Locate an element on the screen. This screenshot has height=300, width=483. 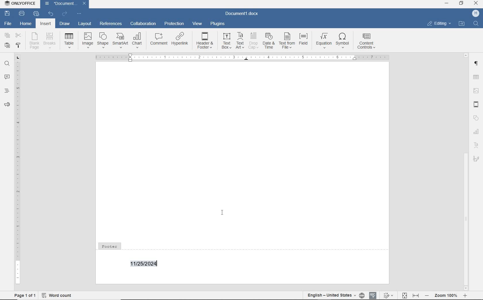
breaks is located at coordinates (50, 41).